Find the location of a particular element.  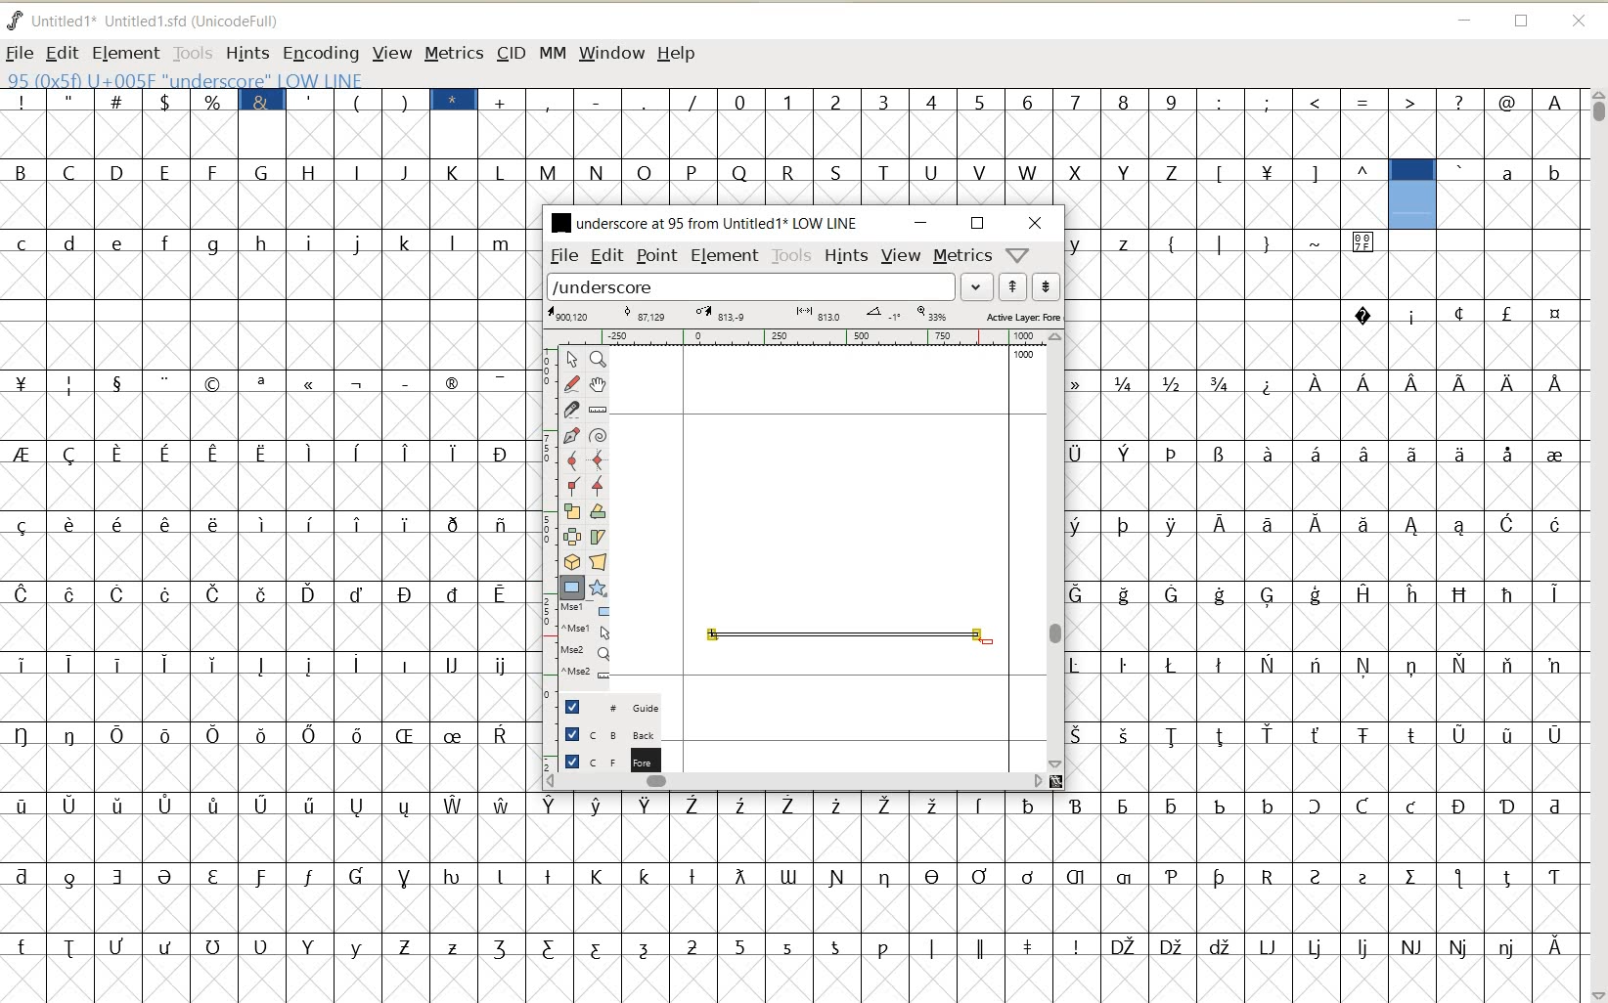

polygon or star is located at coordinates (597, 588).